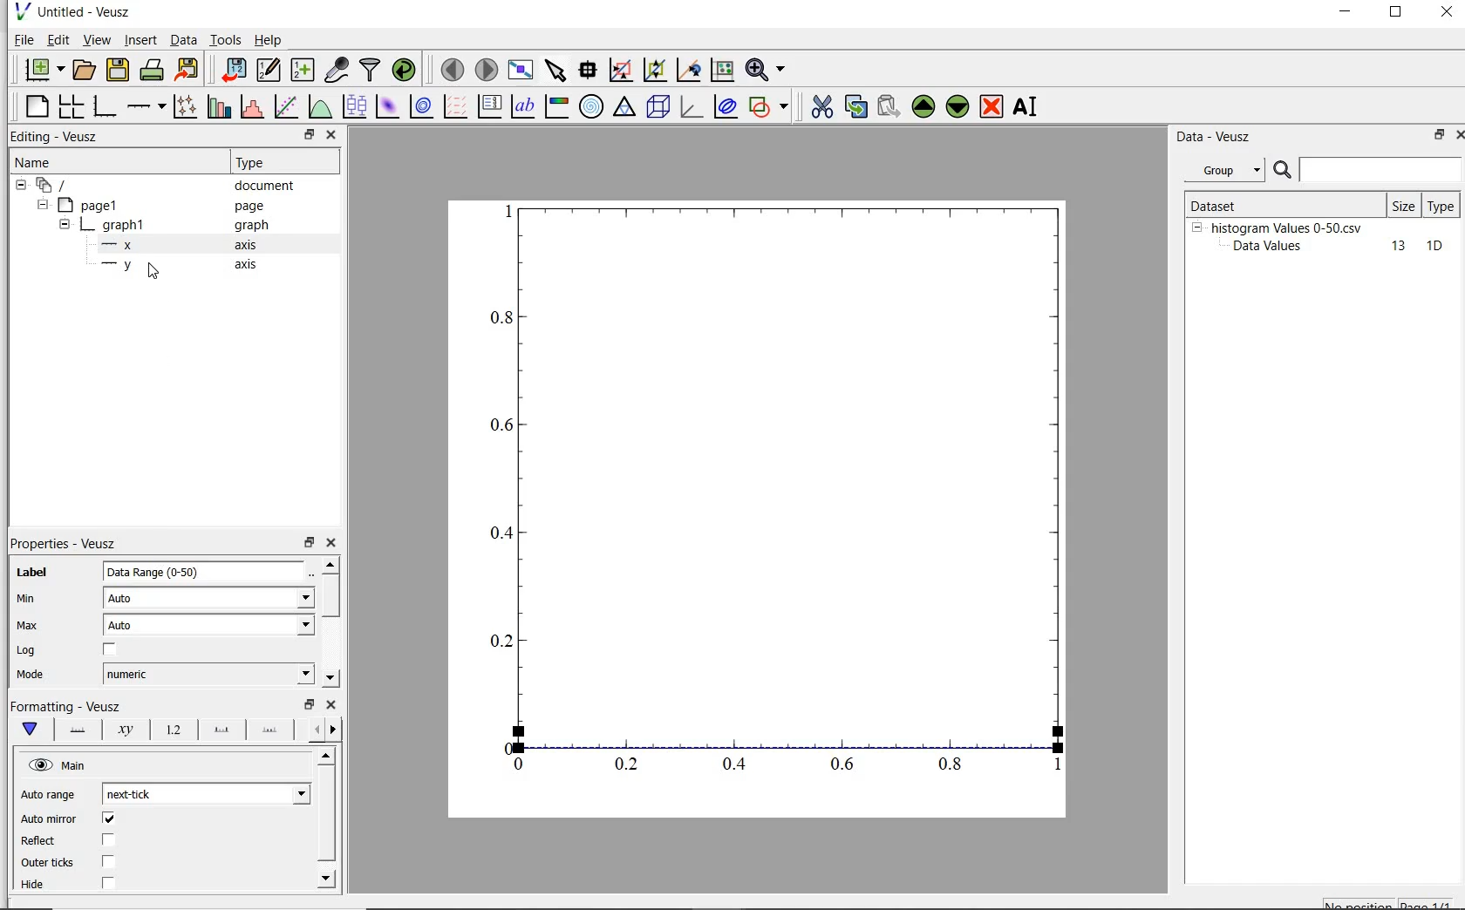 The height and width of the screenshot is (910, 1465). I want to click on text label, so click(526, 105).